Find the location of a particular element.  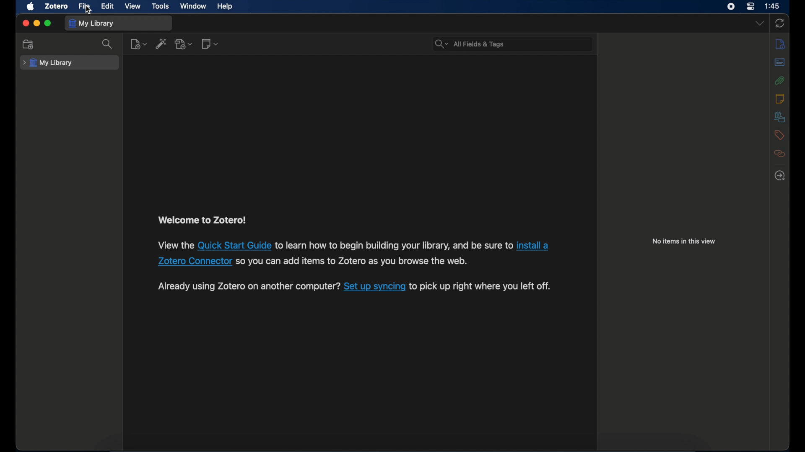

zotero is located at coordinates (57, 6).